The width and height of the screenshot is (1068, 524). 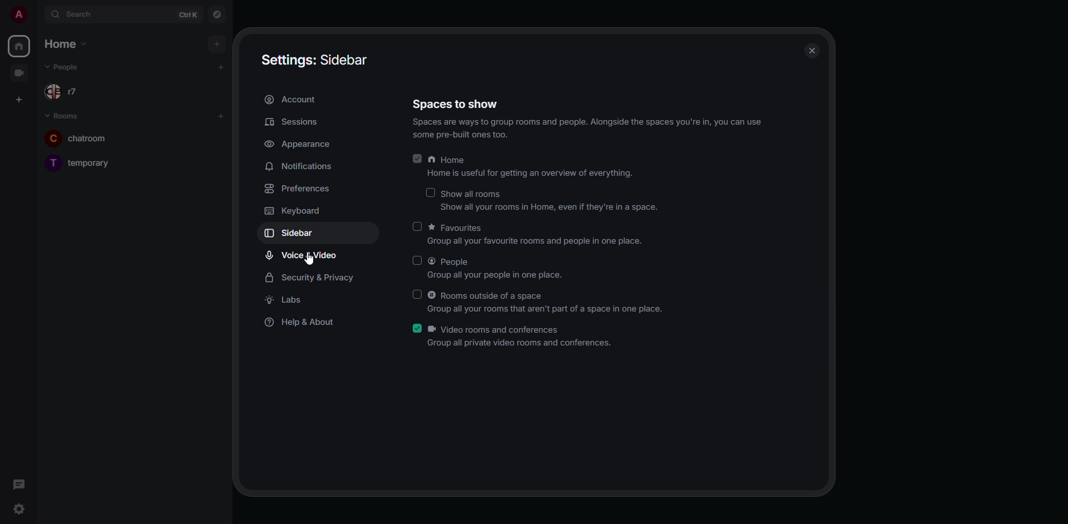 What do you see at coordinates (302, 323) in the screenshot?
I see `help & about` at bounding box center [302, 323].